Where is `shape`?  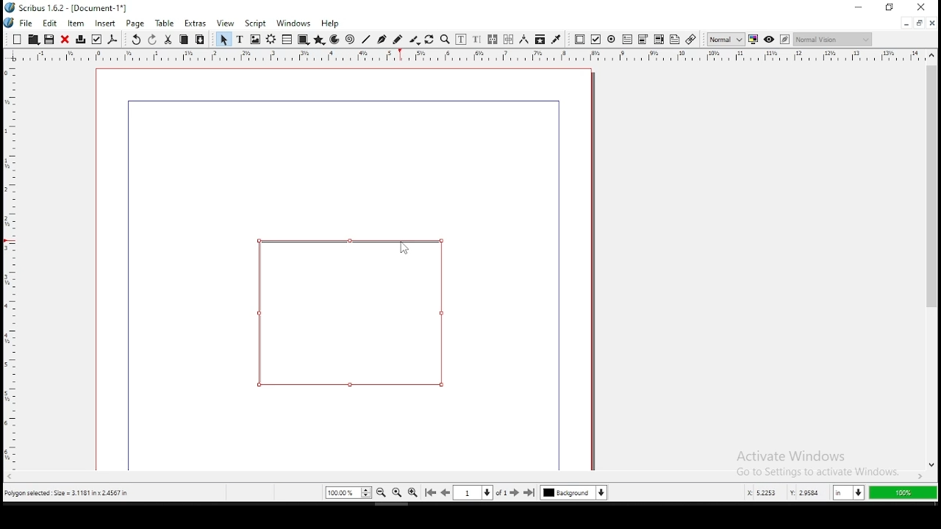 shape is located at coordinates (350, 313).